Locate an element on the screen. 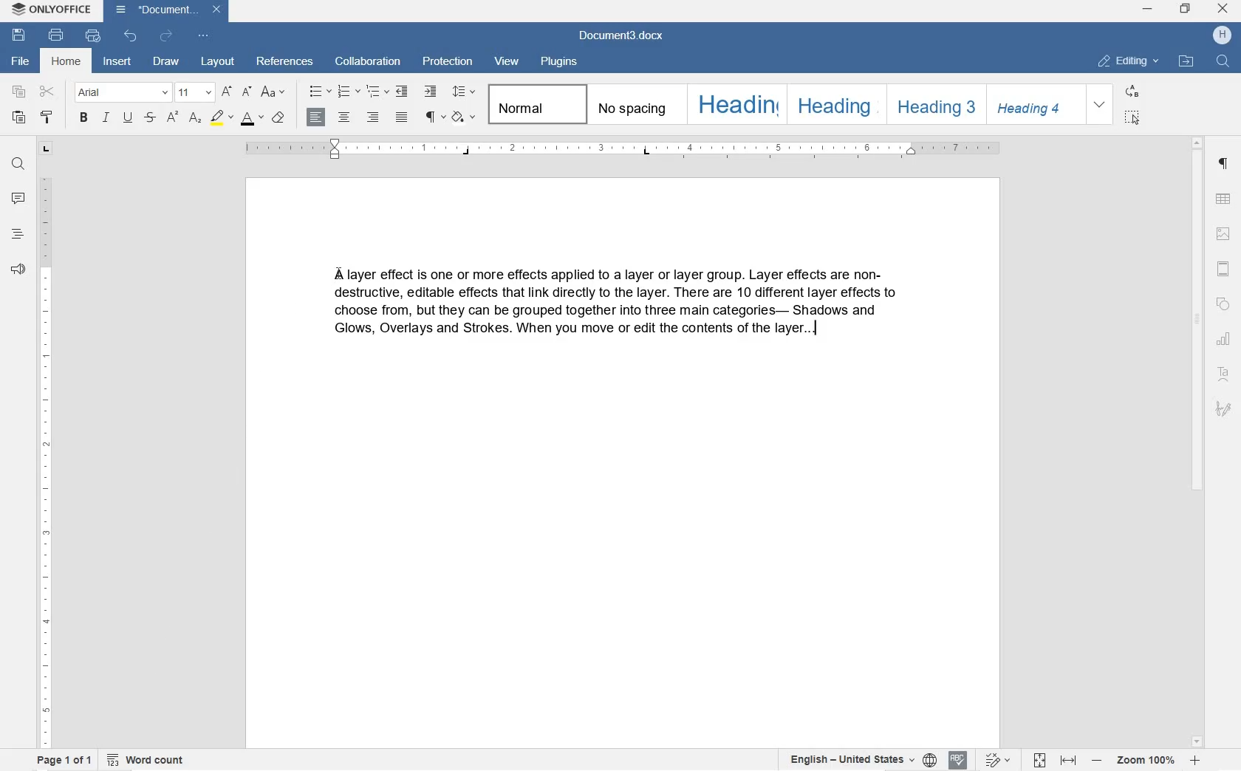 Image resolution: width=1241 pixels, height=771 pixels. CHART is located at coordinates (1225, 338).